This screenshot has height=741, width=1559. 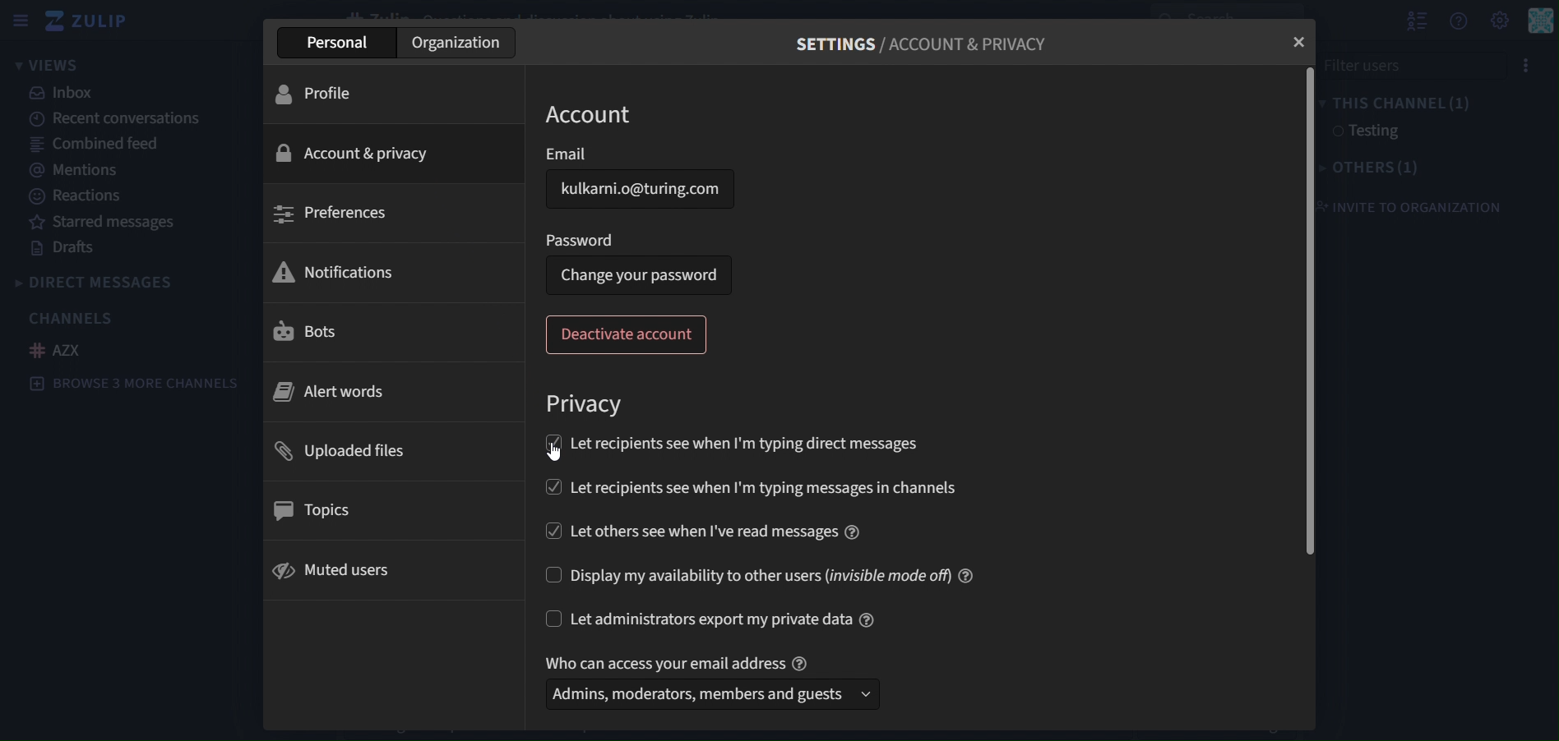 What do you see at coordinates (625, 334) in the screenshot?
I see `deactivate account` at bounding box center [625, 334].